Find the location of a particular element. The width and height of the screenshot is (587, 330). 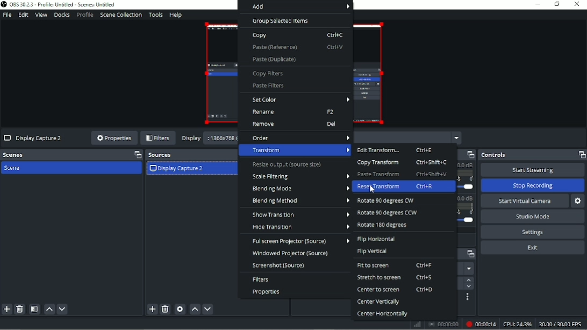

Open source properties is located at coordinates (180, 309).